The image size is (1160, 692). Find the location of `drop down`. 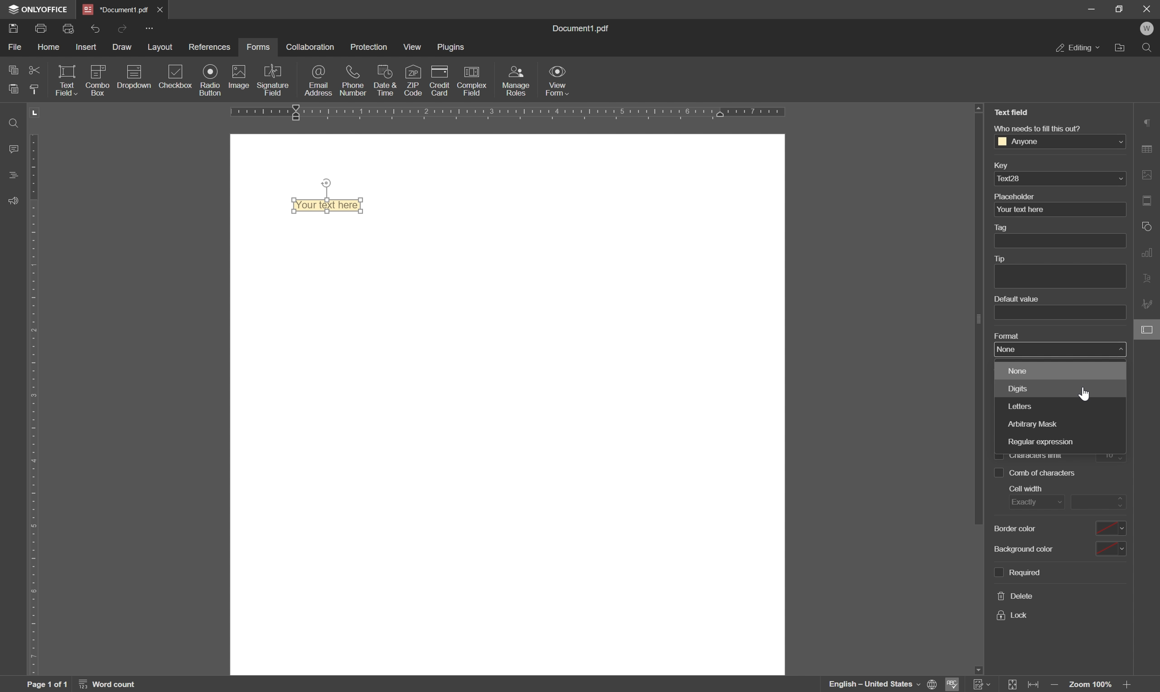

drop down is located at coordinates (1111, 529).